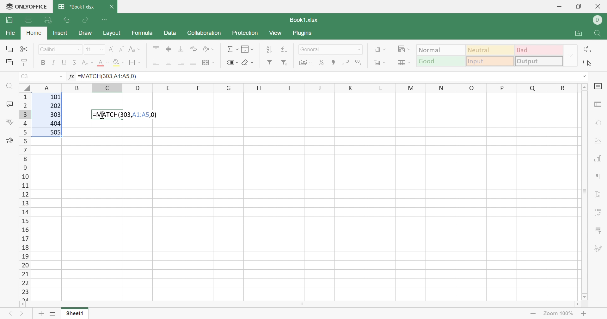 This screenshot has height=319, width=607. Describe the element at coordinates (440, 49) in the screenshot. I see `Normal` at that location.